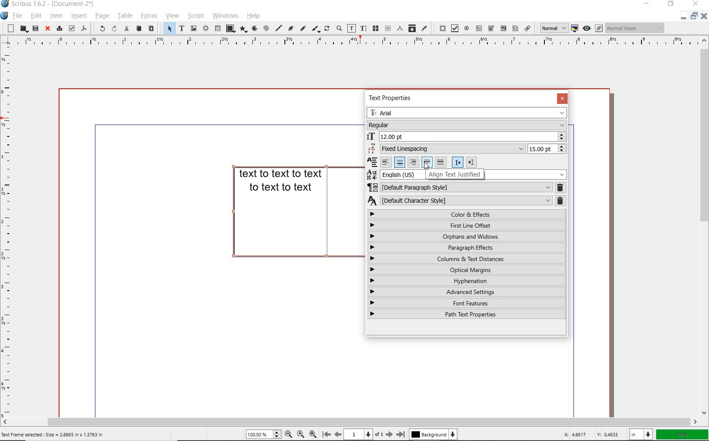 The width and height of the screenshot is (709, 441). What do you see at coordinates (359, 434) in the screenshot?
I see `page ` at bounding box center [359, 434].